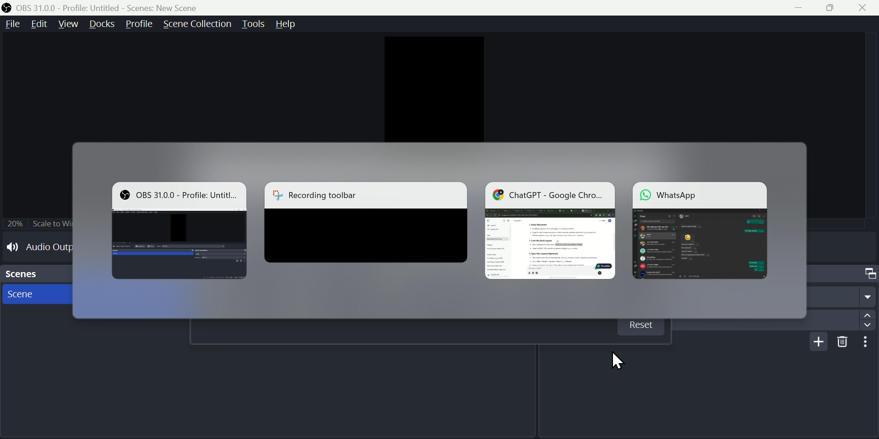 The image size is (879, 439). What do you see at coordinates (36, 274) in the screenshot?
I see `Scenes` at bounding box center [36, 274].